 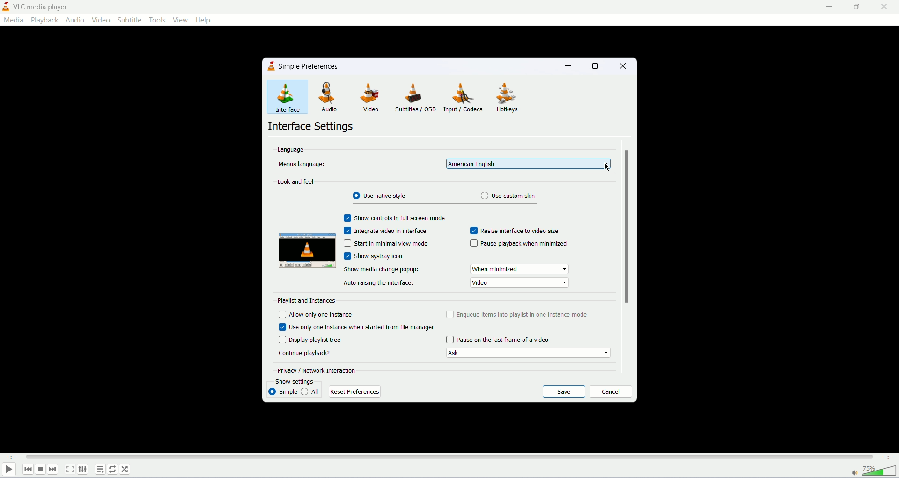 What do you see at coordinates (620, 65) in the screenshot?
I see `close` at bounding box center [620, 65].